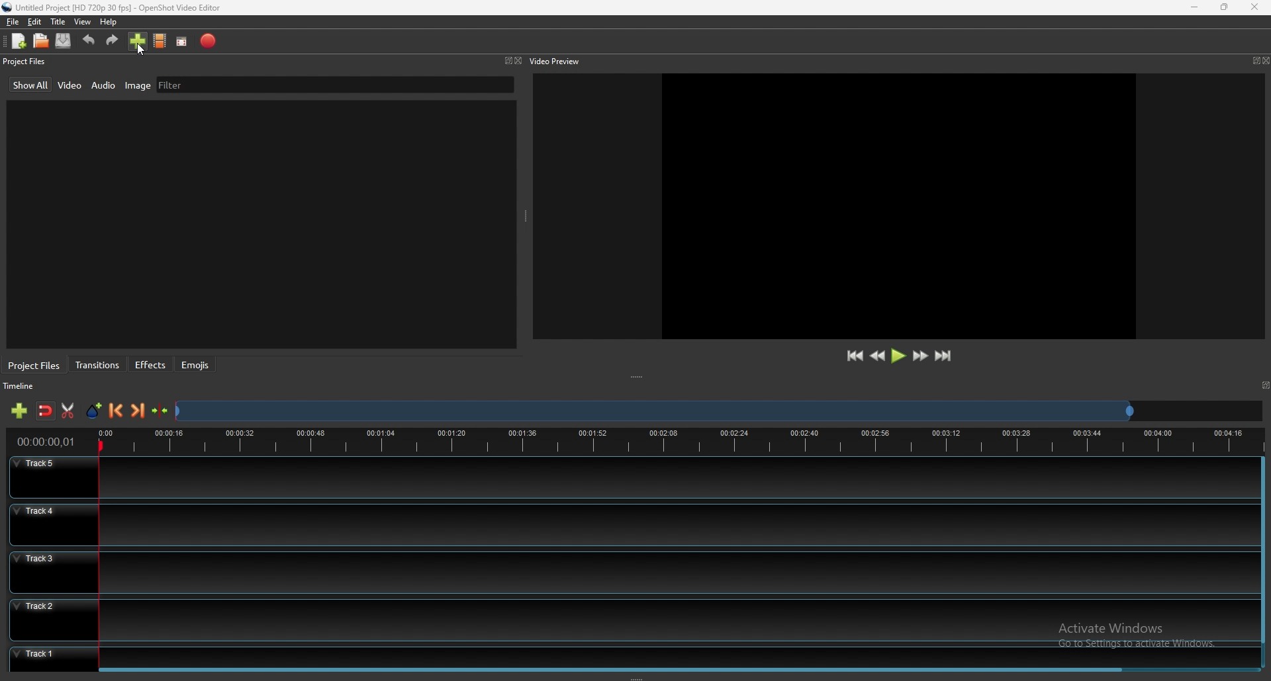  Describe the element at coordinates (628, 571) in the screenshot. I see `track 3` at that location.